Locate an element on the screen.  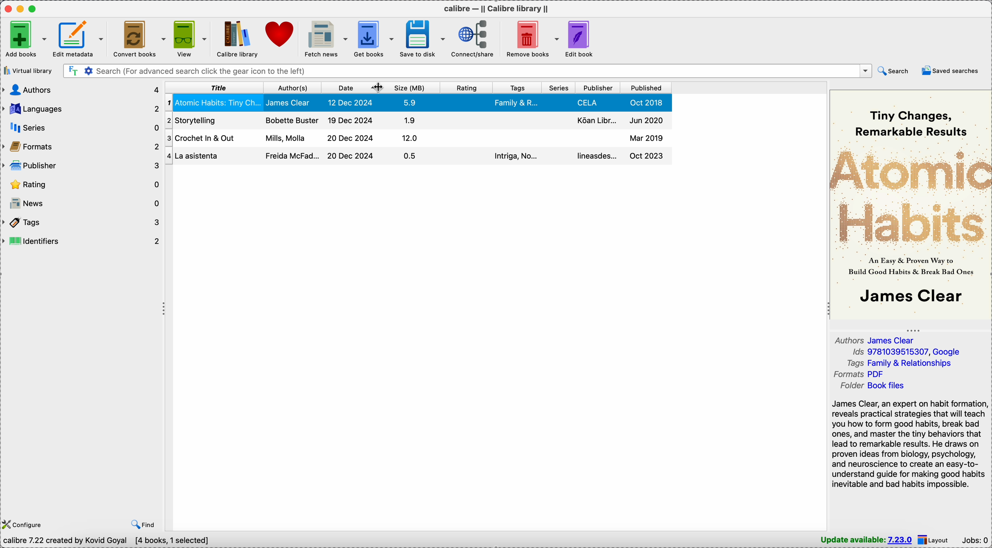
authors James Clear is located at coordinates (876, 339).